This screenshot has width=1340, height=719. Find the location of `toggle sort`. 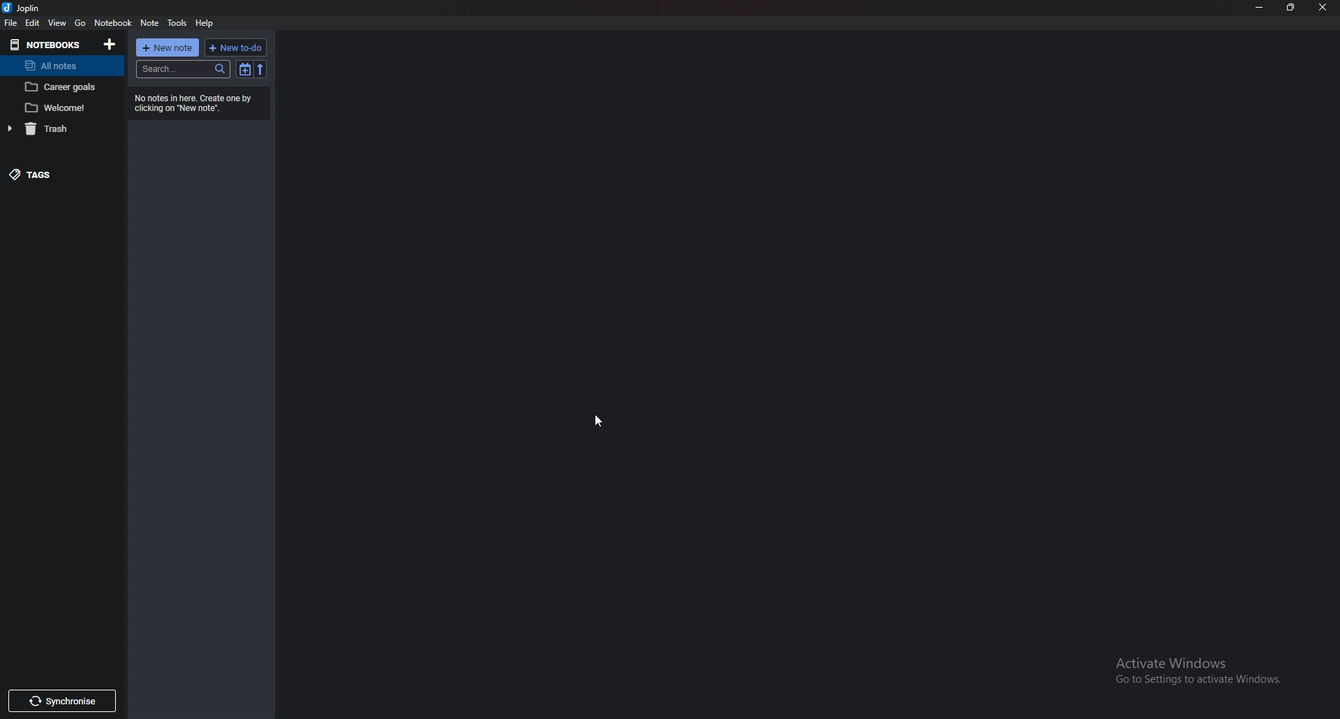

toggle sort is located at coordinates (245, 68).